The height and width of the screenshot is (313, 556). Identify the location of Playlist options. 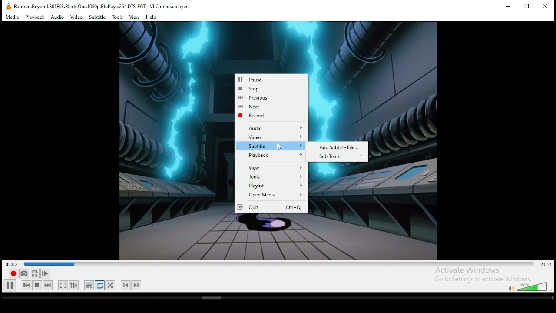
(271, 185).